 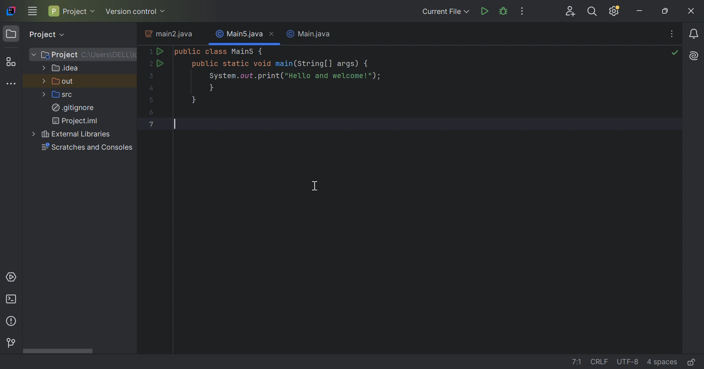 What do you see at coordinates (65, 67) in the screenshot?
I see `.idea` at bounding box center [65, 67].